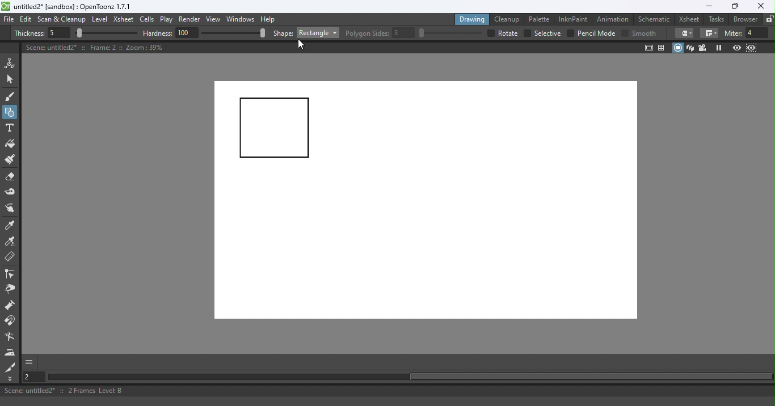 This screenshot has height=406, width=775. What do you see at coordinates (717, 19) in the screenshot?
I see `Tasks` at bounding box center [717, 19].